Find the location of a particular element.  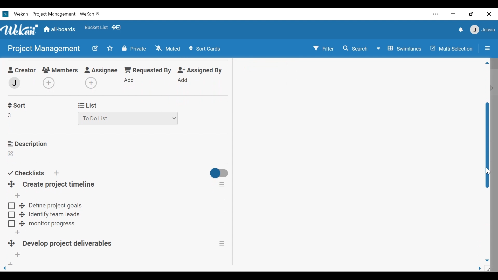

Assignee is located at coordinates (102, 71).